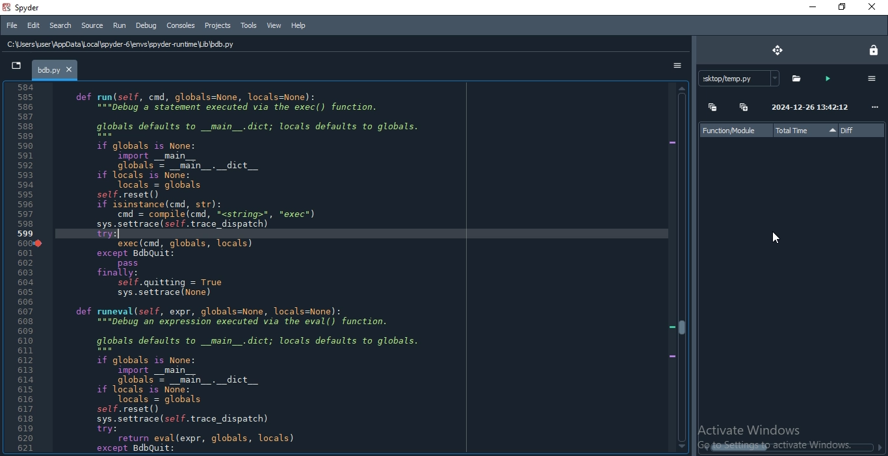  Describe the element at coordinates (792, 448) in the screenshot. I see `scroll bar` at that location.